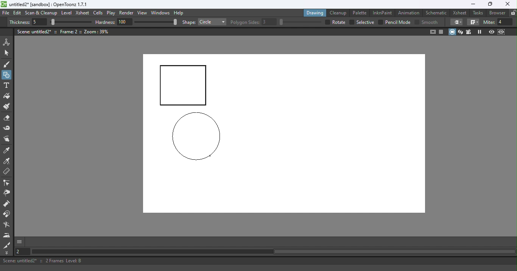  Describe the element at coordinates (38, 22) in the screenshot. I see `5` at that location.